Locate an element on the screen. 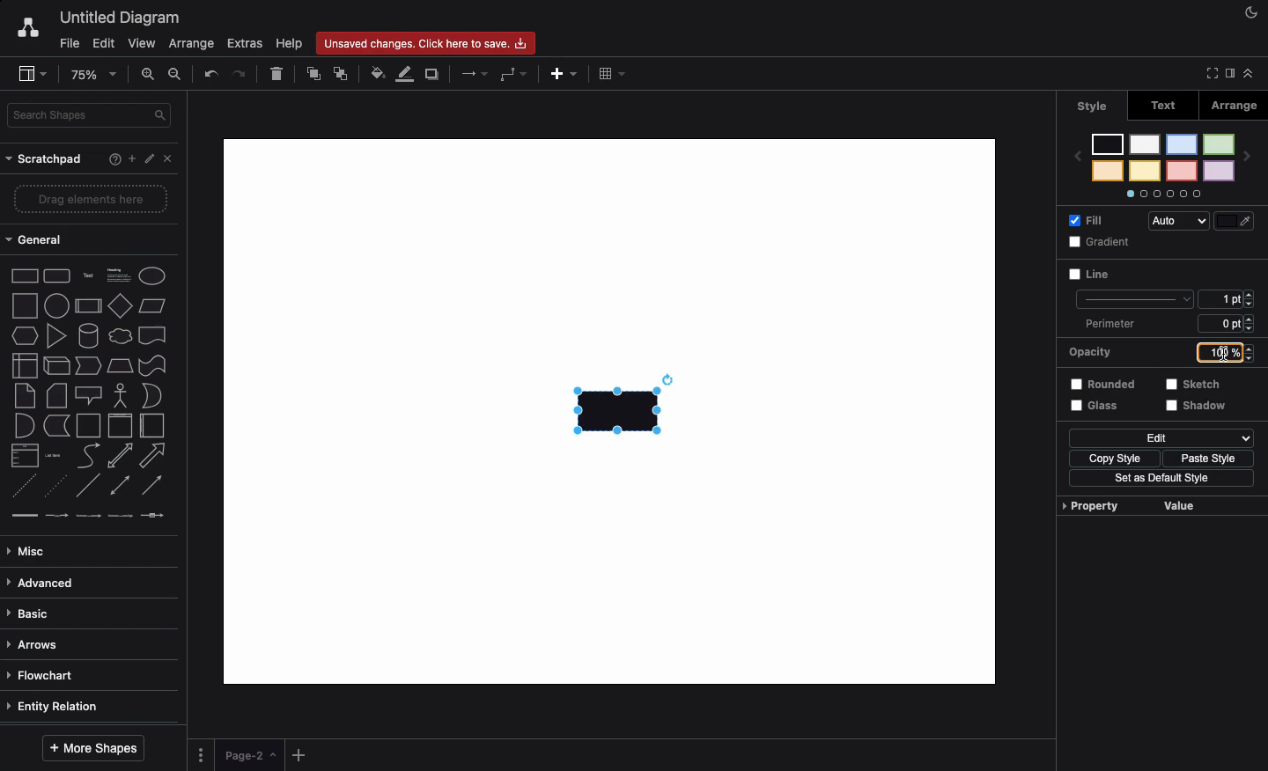  color 4 is located at coordinates (1181, 172).